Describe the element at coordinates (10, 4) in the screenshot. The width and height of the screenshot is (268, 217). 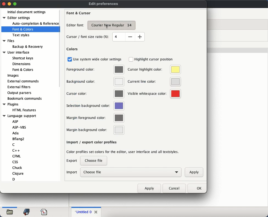
I see `minimize` at that location.